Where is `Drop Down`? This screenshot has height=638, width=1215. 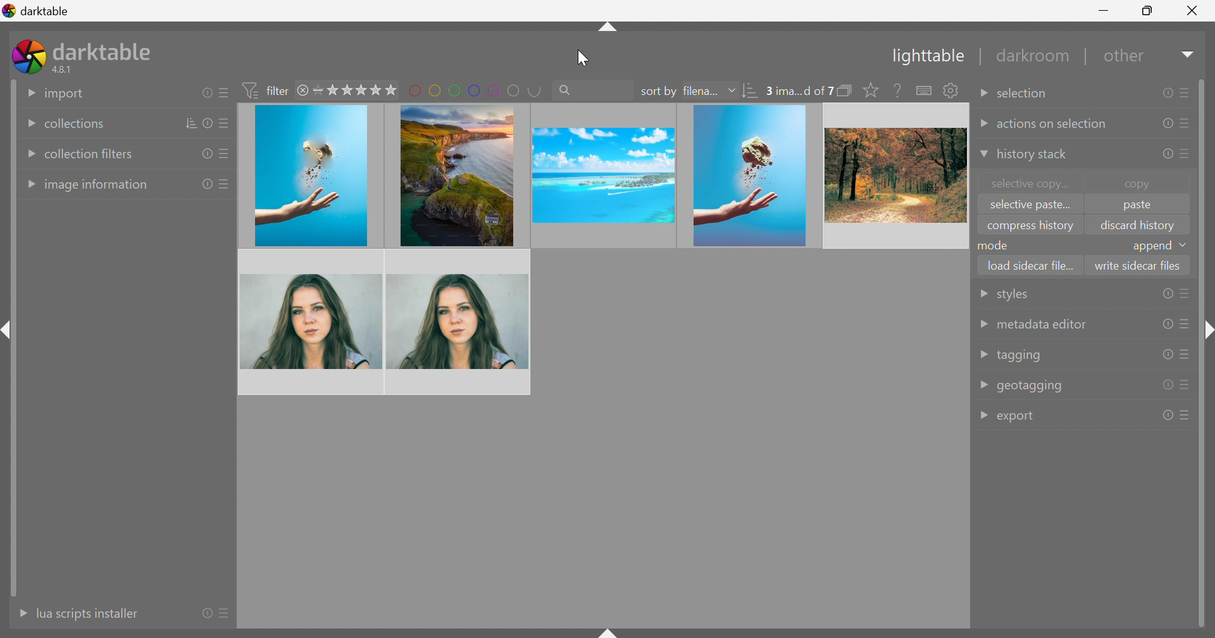 Drop Down is located at coordinates (28, 92).